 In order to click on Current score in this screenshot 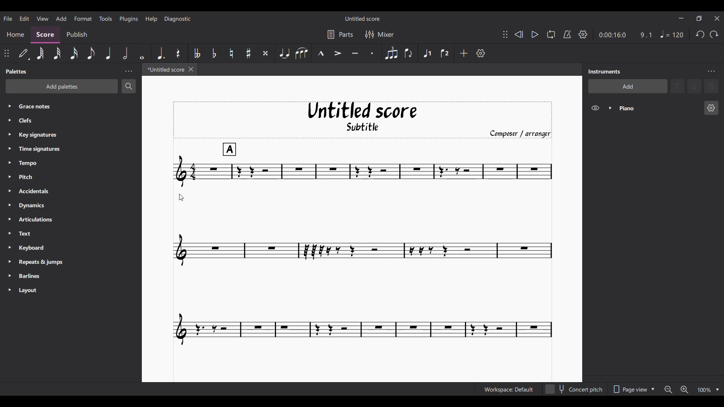, I will do `click(363, 244)`.